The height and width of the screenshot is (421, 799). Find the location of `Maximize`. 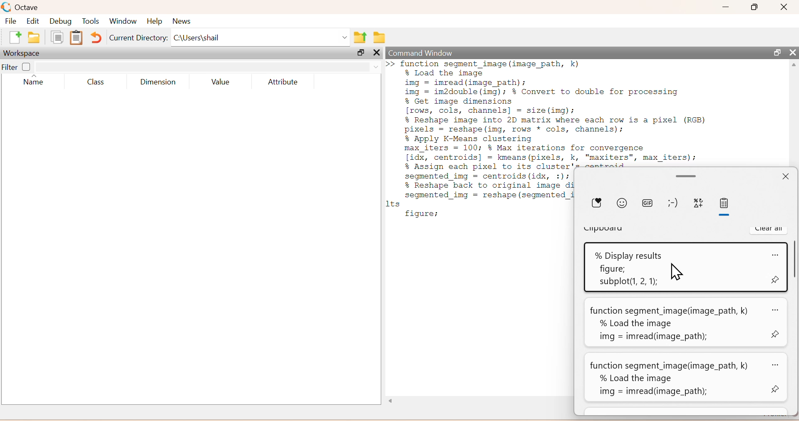

Maximize is located at coordinates (776, 52).